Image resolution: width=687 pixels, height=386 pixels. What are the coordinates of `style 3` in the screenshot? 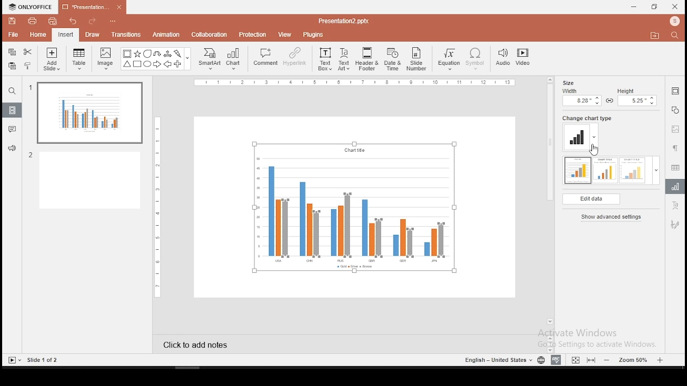 It's located at (633, 170).